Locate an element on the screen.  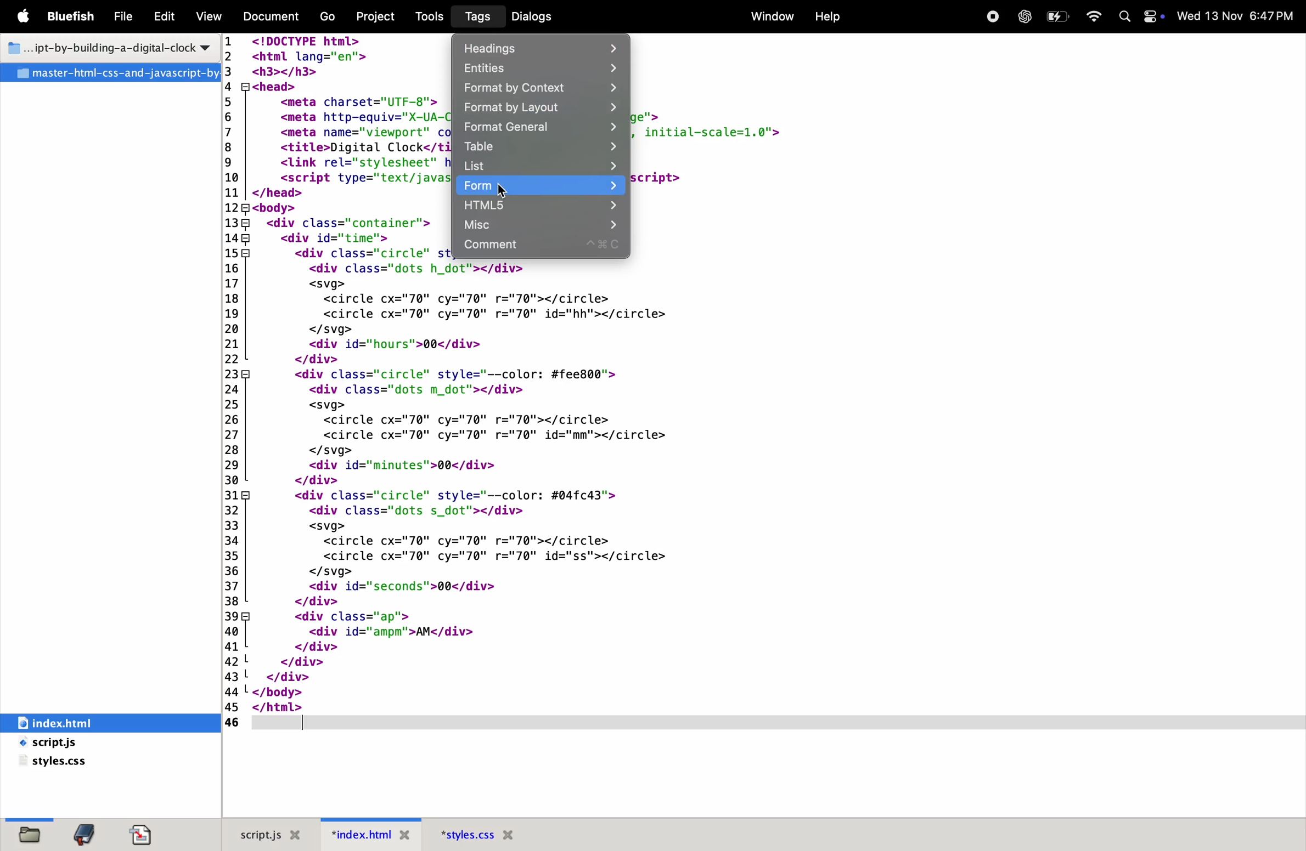
Battery is located at coordinates (1060, 15).